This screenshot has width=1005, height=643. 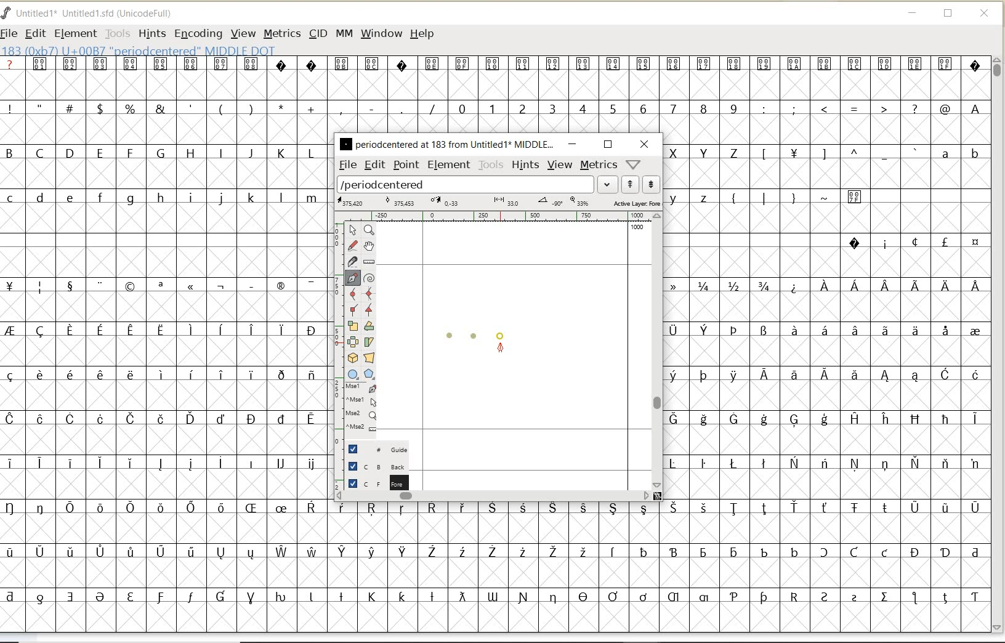 I want to click on edit, so click(x=374, y=164).